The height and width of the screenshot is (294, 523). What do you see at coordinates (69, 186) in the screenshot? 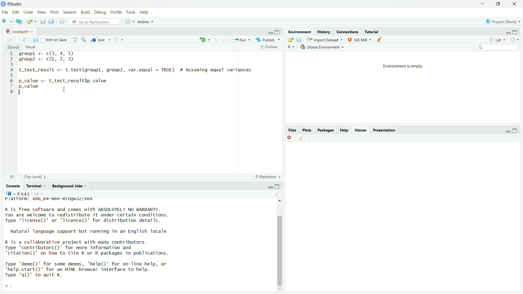
I see `Background Jobs` at bounding box center [69, 186].